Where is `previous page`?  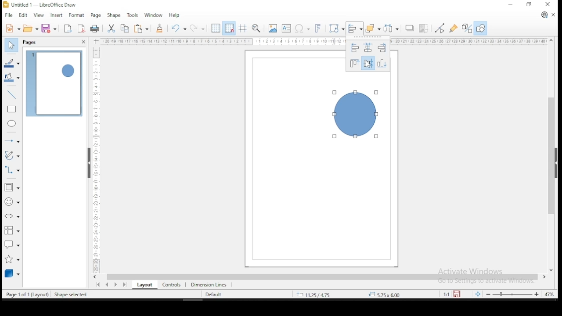
previous page is located at coordinates (108, 284).